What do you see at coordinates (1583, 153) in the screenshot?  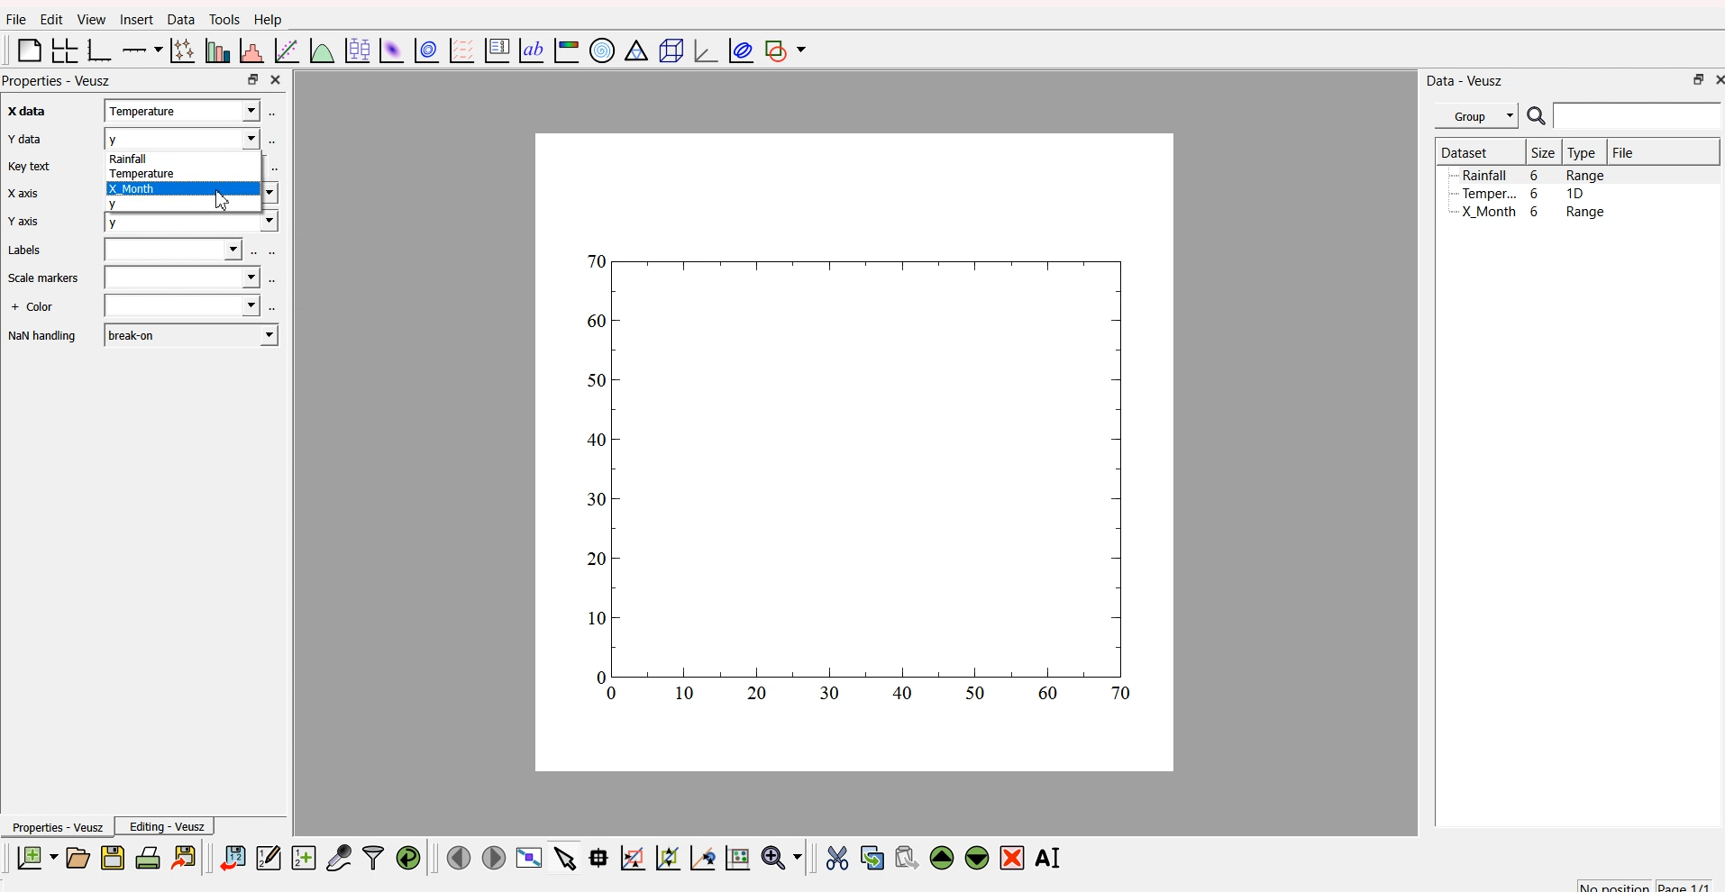 I see `Type` at bounding box center [1583, 153].